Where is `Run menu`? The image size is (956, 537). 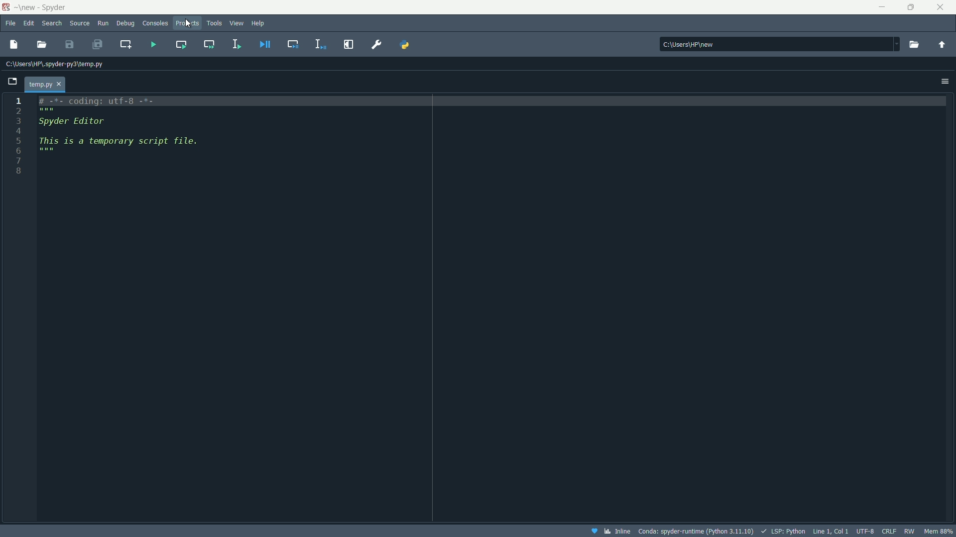 Run menu is located at coordinates (102, 23).